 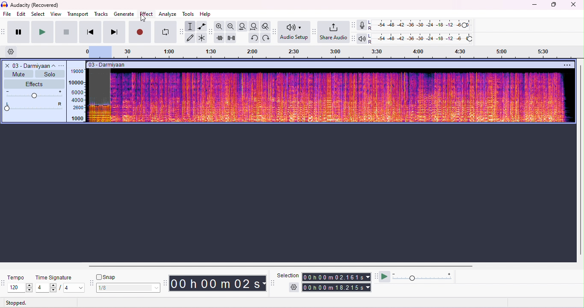 What do you see at coordinates (101, 15) in the screenshot?
I see `tracks` at bounding box center [101, 15].